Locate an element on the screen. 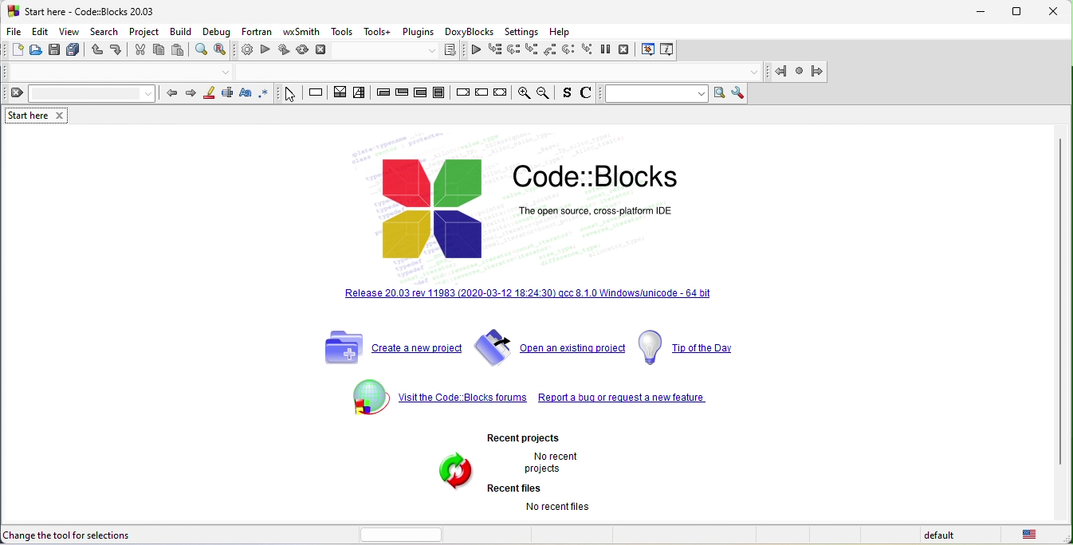  open an existing project is located at coordinates (552, 347).